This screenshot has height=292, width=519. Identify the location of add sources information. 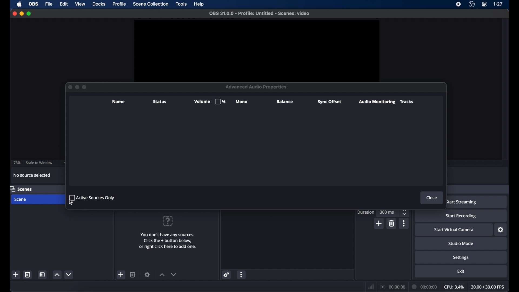
(168, 241).